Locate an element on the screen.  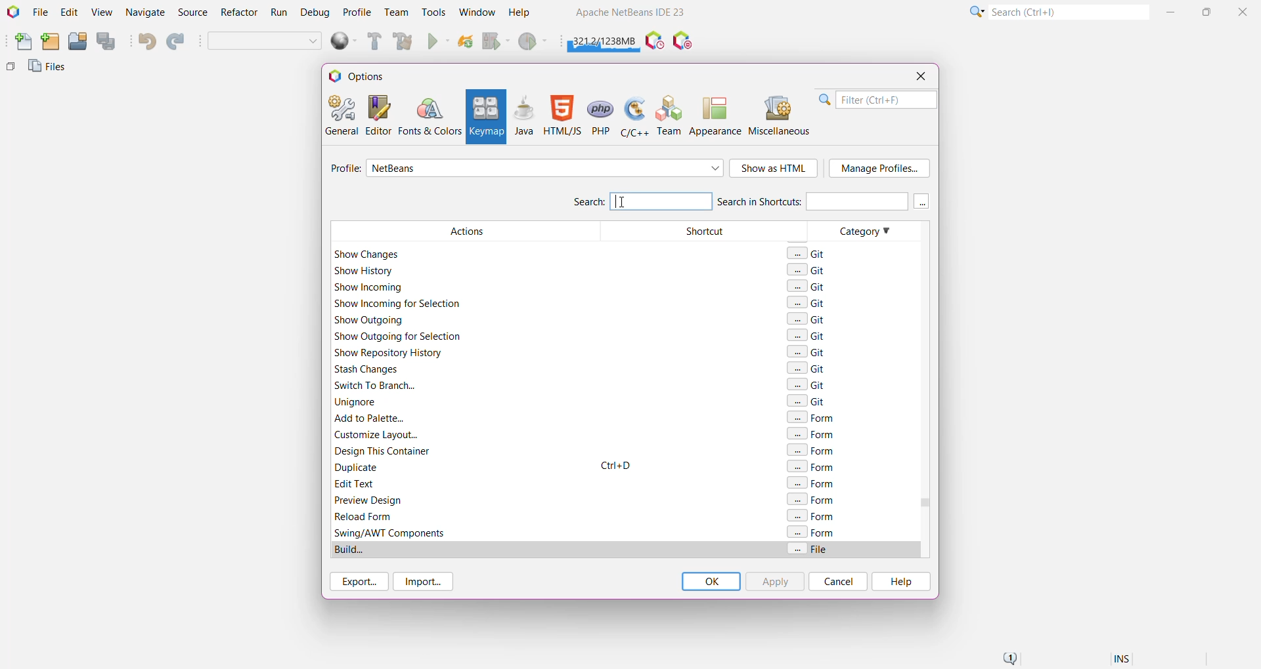
Manage Profile is located at coordinates (879, 169).